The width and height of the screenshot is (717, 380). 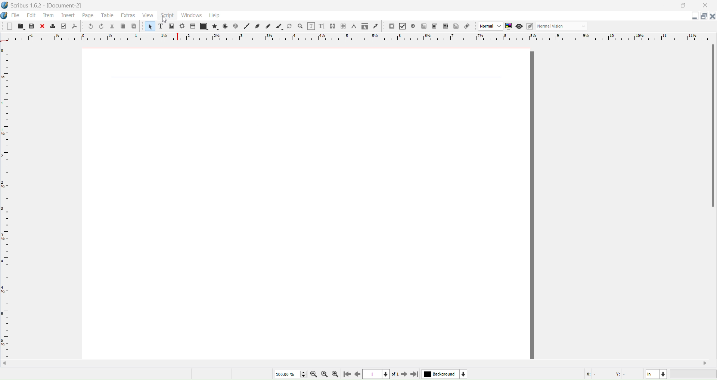 I want to click on Open, so click(x=21, y=26).